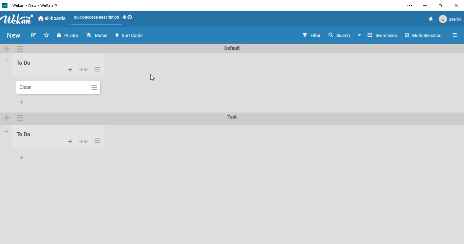 Image resolution: width=464 pixels, height=244 pixels. I want to click on swimlane actions, so click(20, 118).